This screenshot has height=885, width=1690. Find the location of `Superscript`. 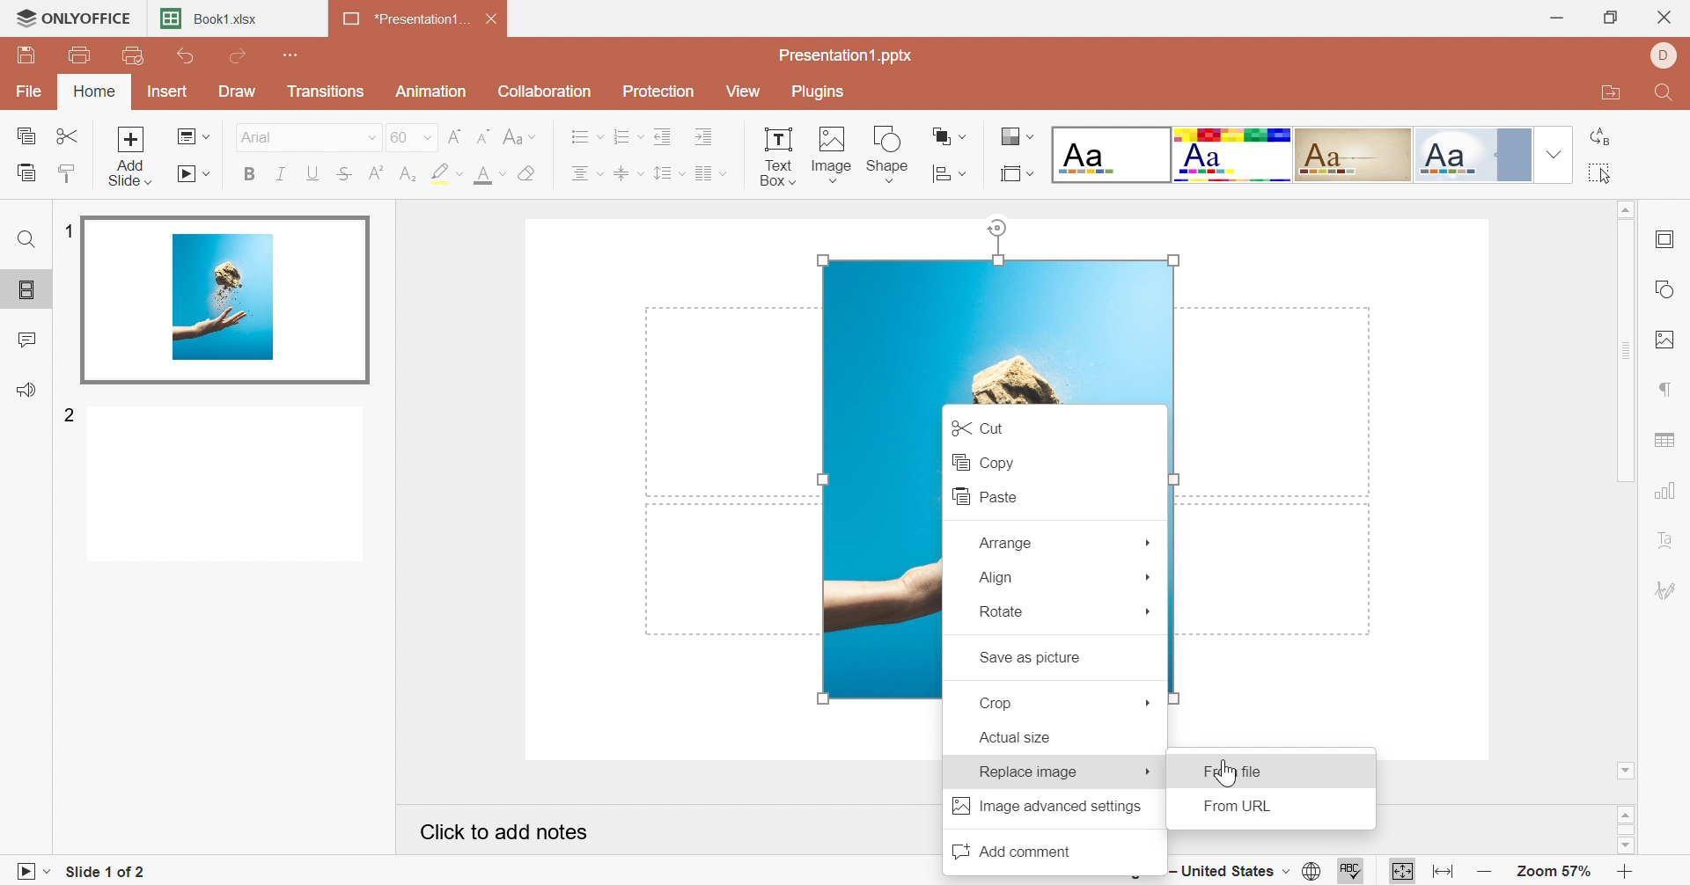

Superscript is located at coordinates (375, 171).